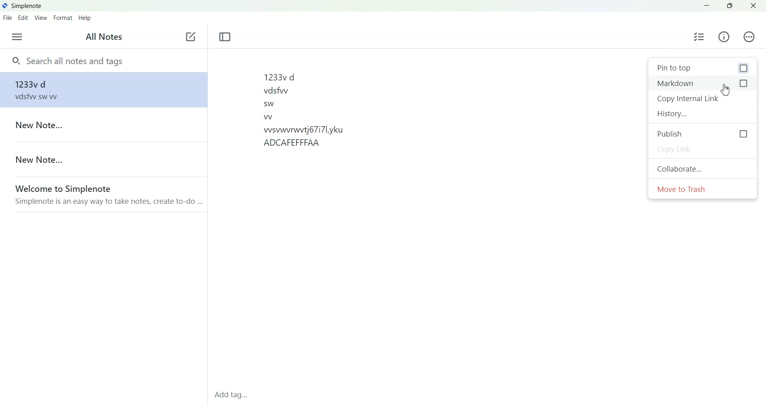 Image resolution: width=766 pixels, height=406 pixels. Describe the element at coordinates (63, 18) in the screenshot. I see `Format` at that location.